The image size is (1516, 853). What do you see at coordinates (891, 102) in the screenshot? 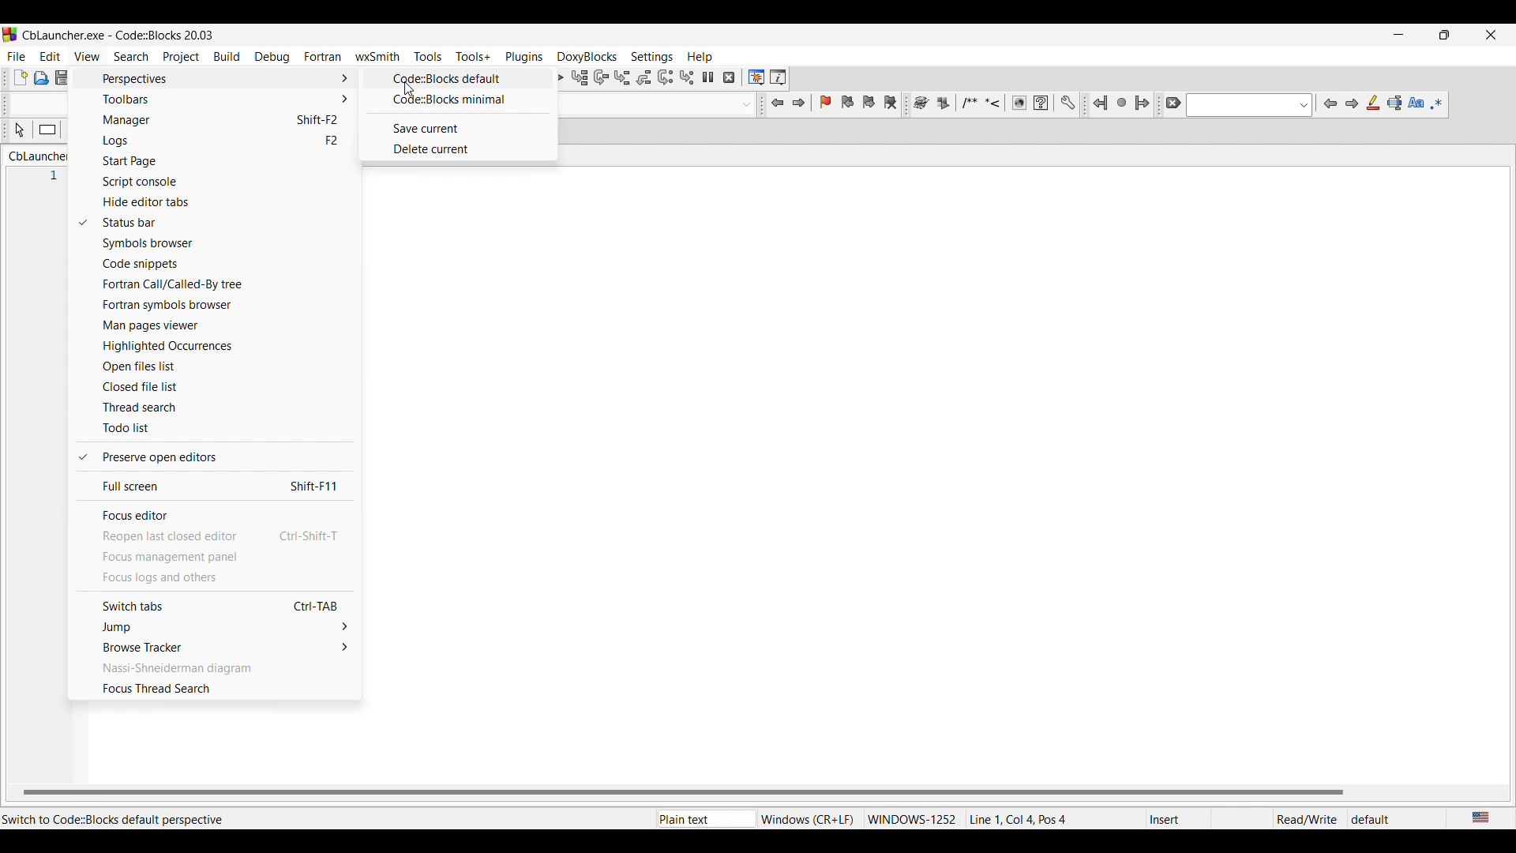
I see `Clear bookmarks` at bounding box center [891, 102].